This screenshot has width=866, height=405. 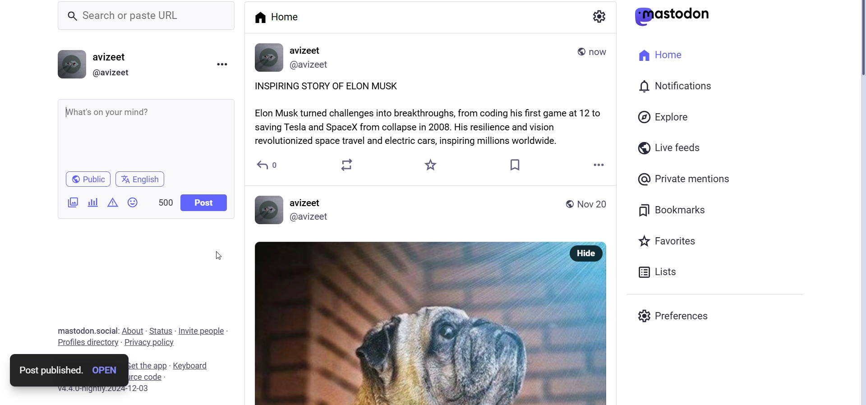 I want to click on text, so click(x=83, y=330).